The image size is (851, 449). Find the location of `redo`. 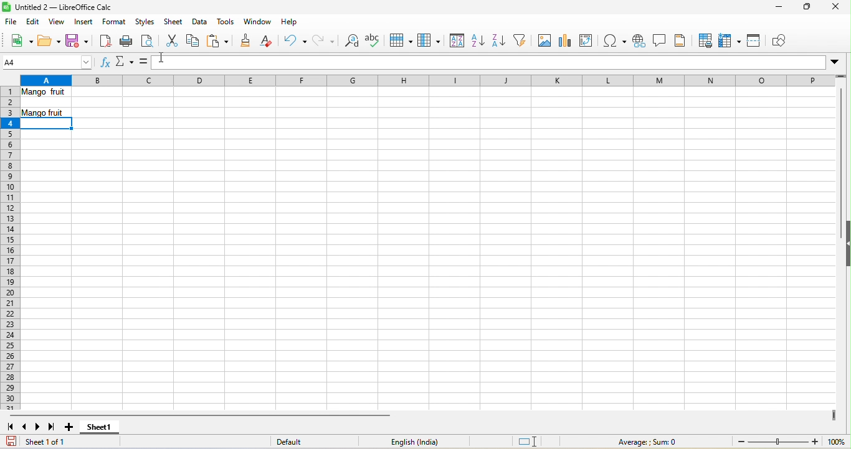

redo is located at coordinates (324, 40).